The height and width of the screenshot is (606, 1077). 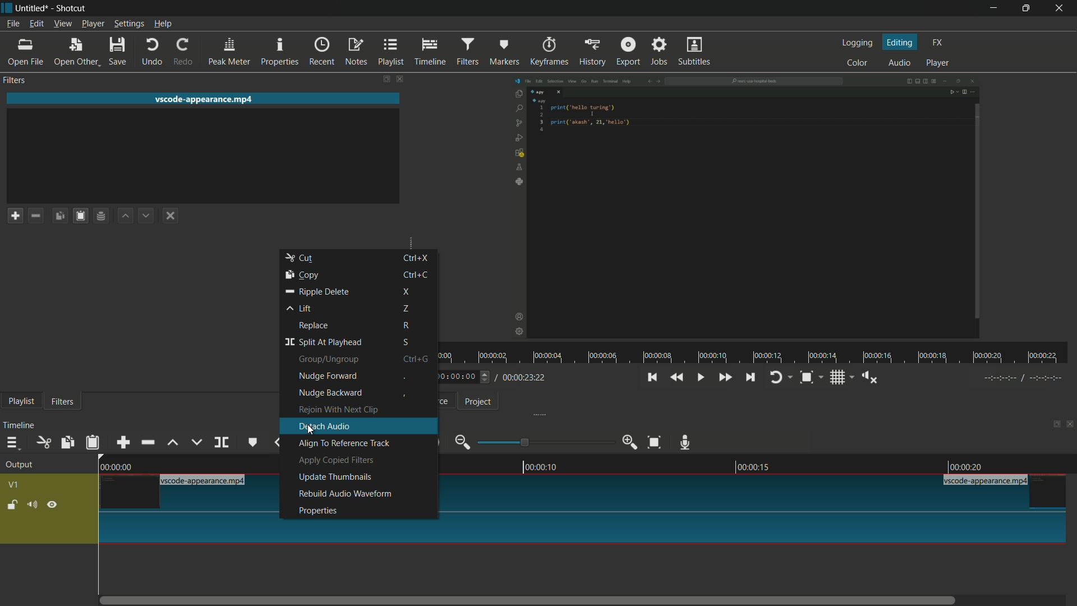 I want to click on ripple delete, so click(x=315, y=291).